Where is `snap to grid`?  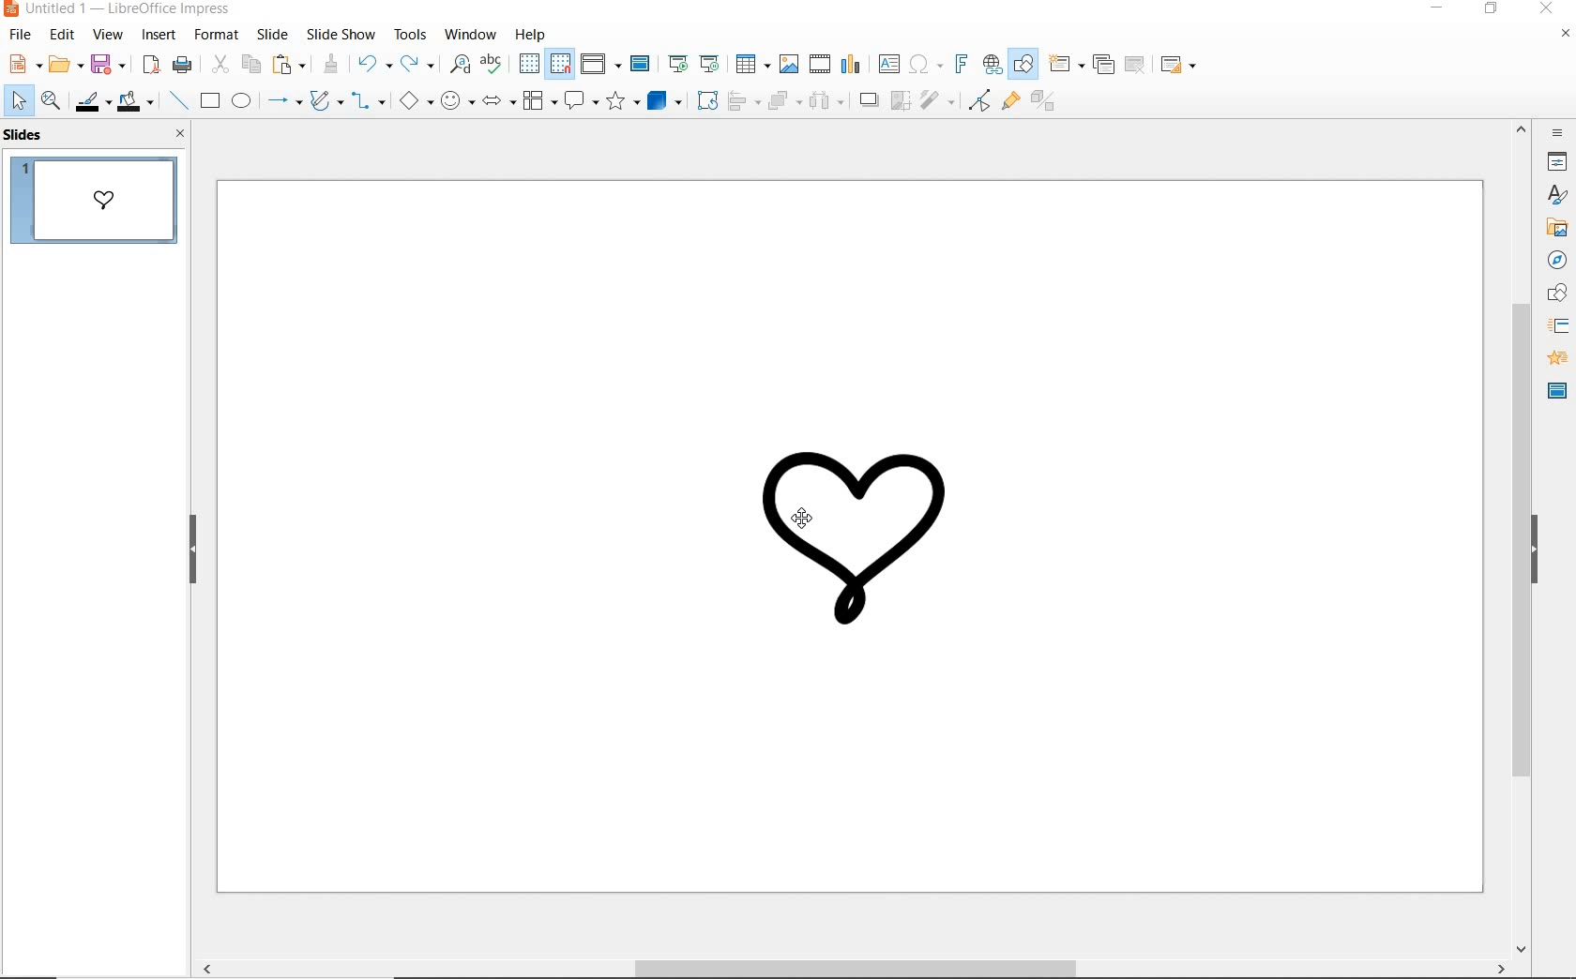 snap to grid is located at coordinates (561, 65).